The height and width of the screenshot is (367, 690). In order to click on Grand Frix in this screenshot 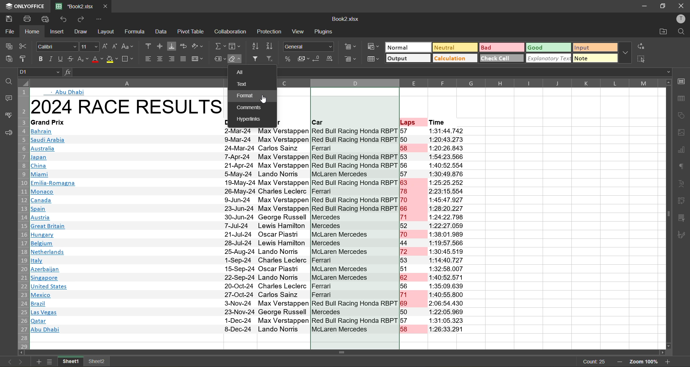, I will do `click(51, 122)`.